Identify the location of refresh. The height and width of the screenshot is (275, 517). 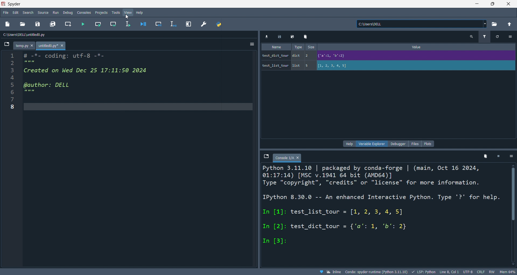
(496, 37).